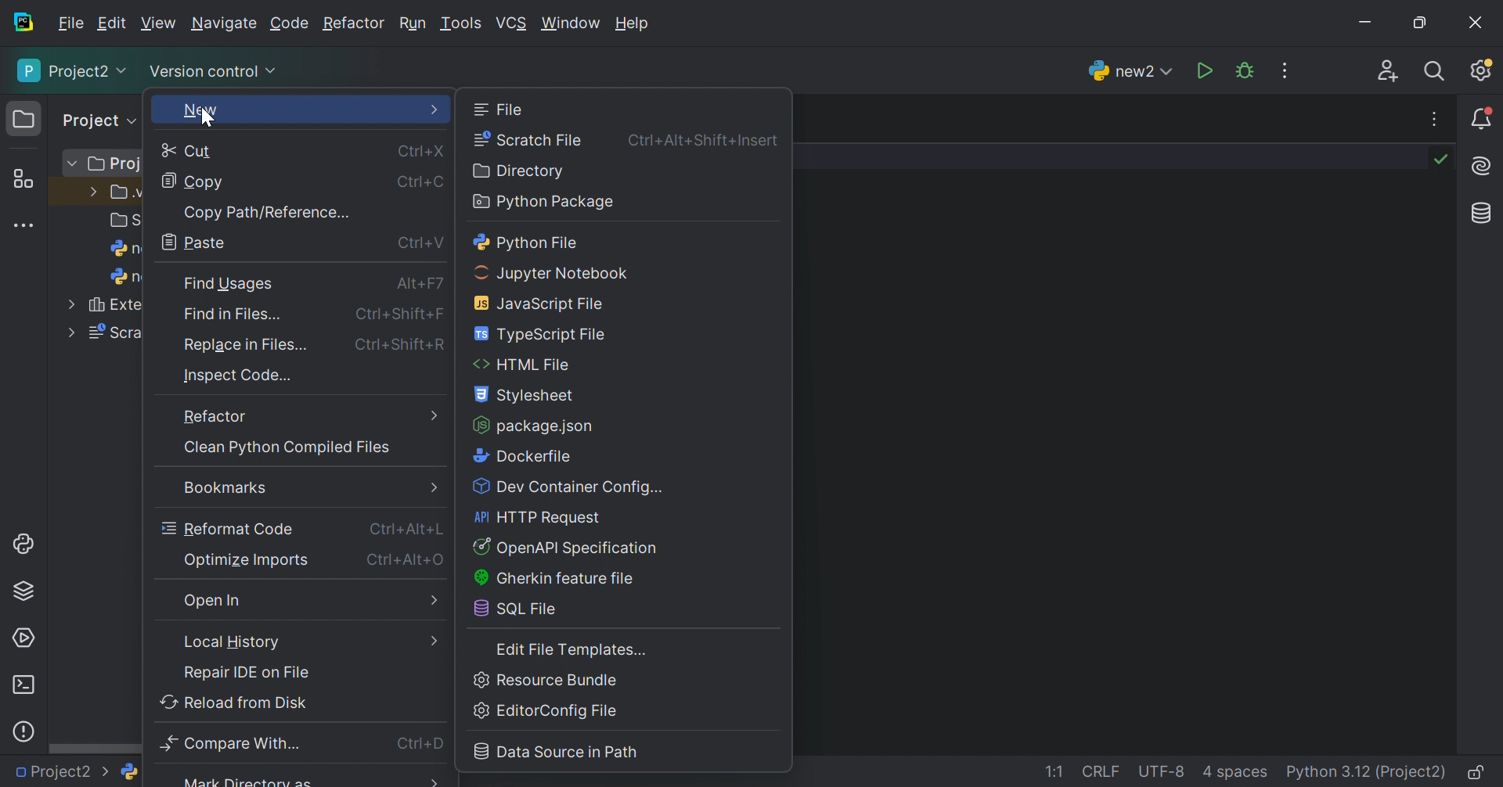  What do you see at coordinates (1054, 773) in the screenshot?
I see `1:1` at bounding box center [1054, 773].